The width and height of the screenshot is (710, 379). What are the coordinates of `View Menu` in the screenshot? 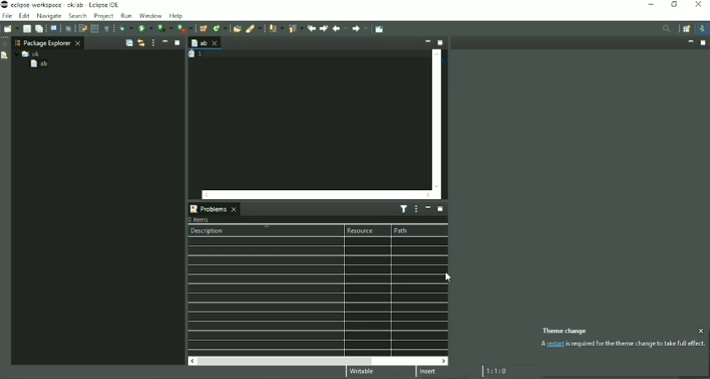 It's located at (153, 42).